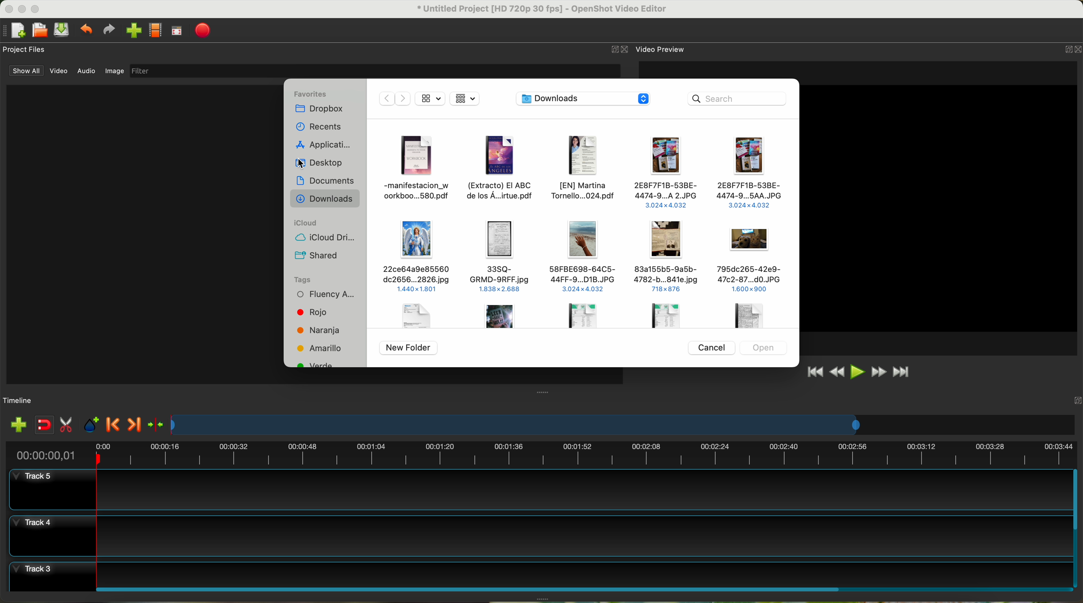 The height and width of the screenshot is (603, 1083). I want to click on enable razor, so click(66, 426).